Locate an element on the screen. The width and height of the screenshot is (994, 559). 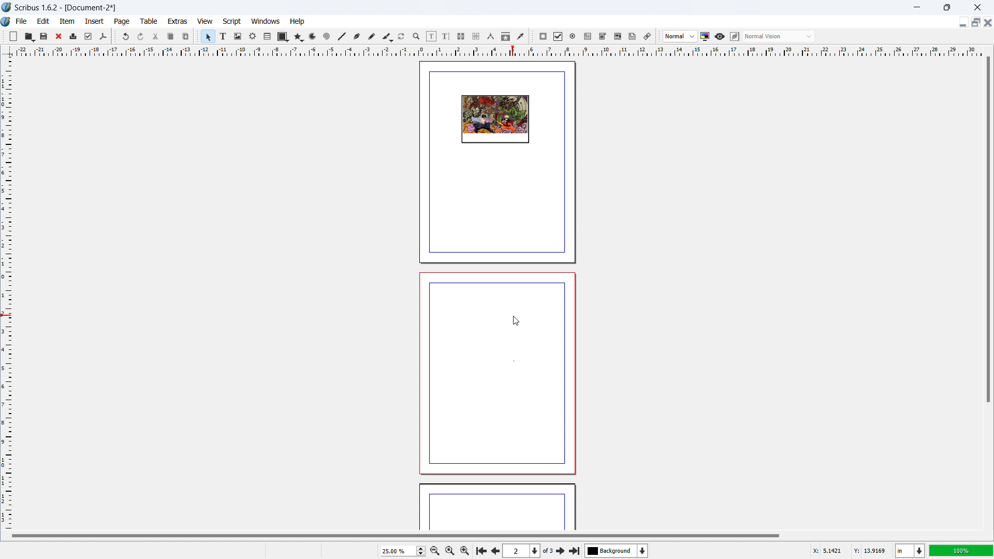
link annotation is located at coordinates (648, 36).